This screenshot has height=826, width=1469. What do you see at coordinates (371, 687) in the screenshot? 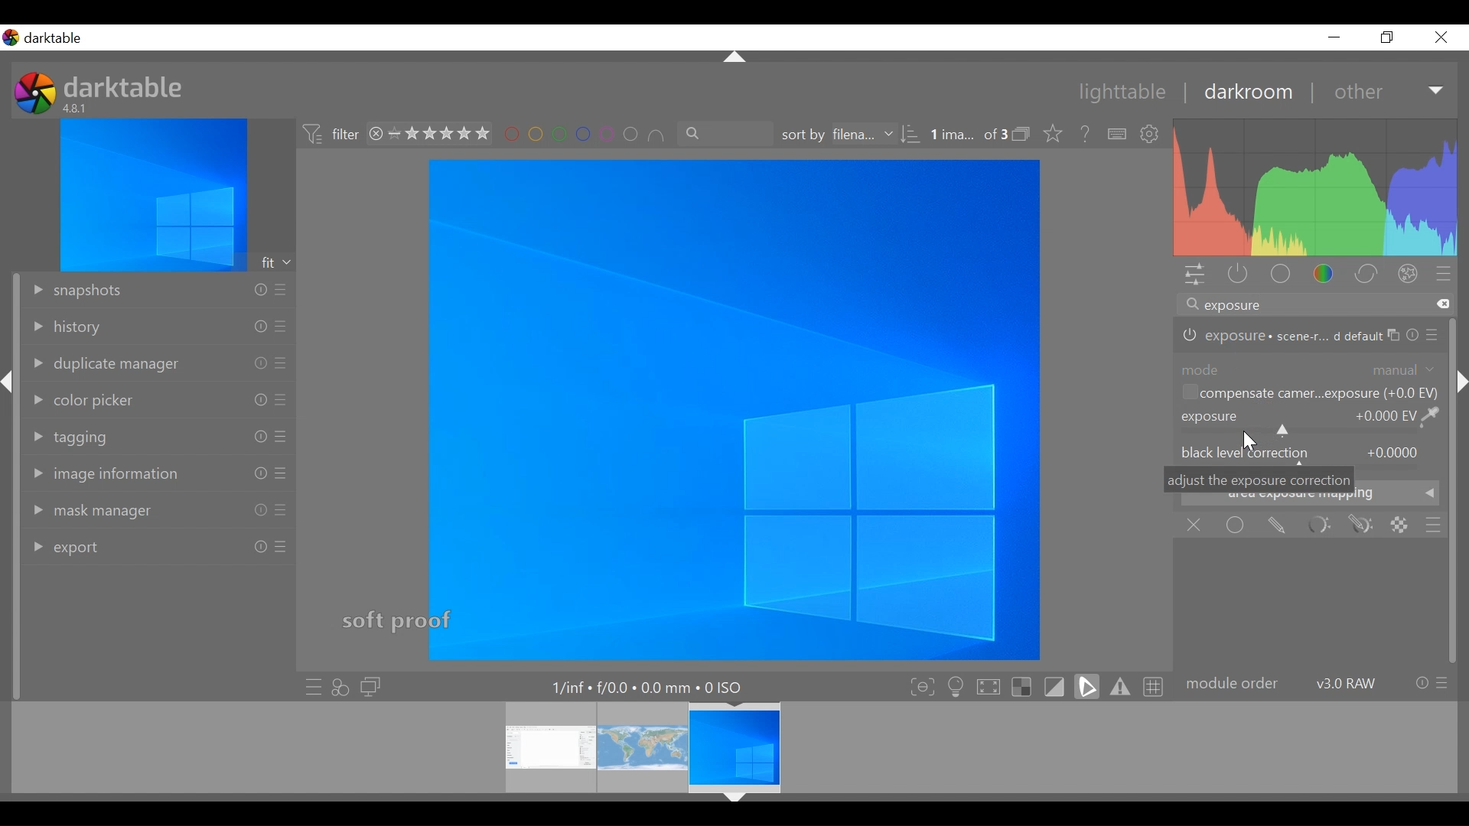
I see `display a second darkroom image window` at bounding box center [371, 687].